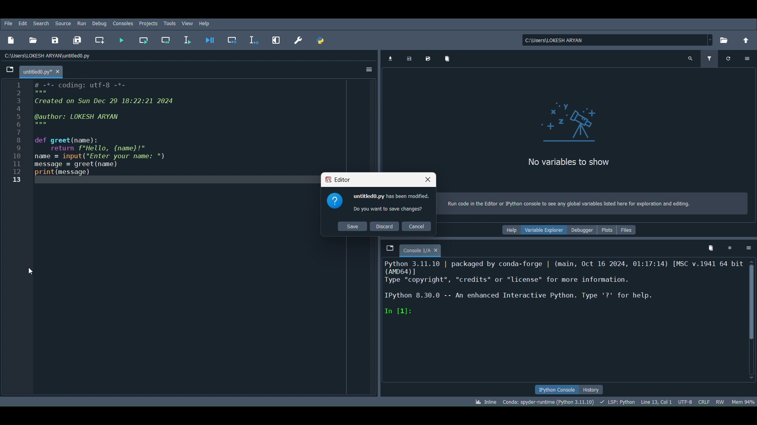 Image resolution: width=757 pixels, height=425 pixels. What do you see at coordinates (392, 196) in the screenshot?
I see `untitled0.py has been modified.` at bounding box center [392, 196].